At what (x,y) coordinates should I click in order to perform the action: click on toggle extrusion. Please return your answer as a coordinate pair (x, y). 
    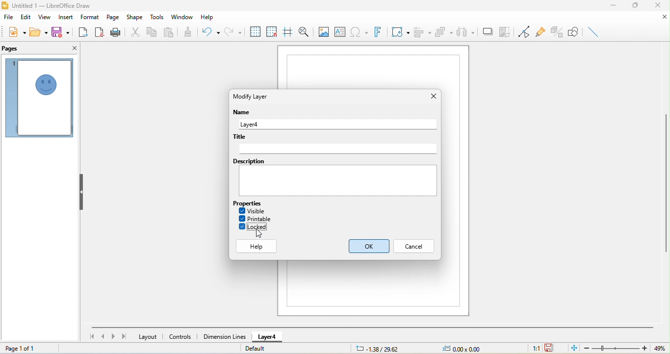
    Looking at the image, I should click on (557, 32).